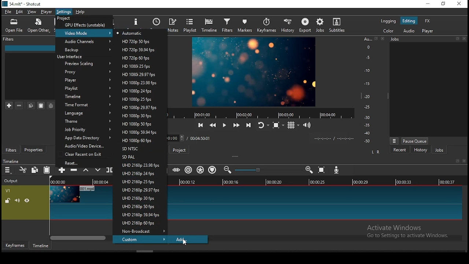 This screenshot has height=264, width=469. Describe the element at coordinates (400, 150) in the screenshot. I see `recent` at that location.